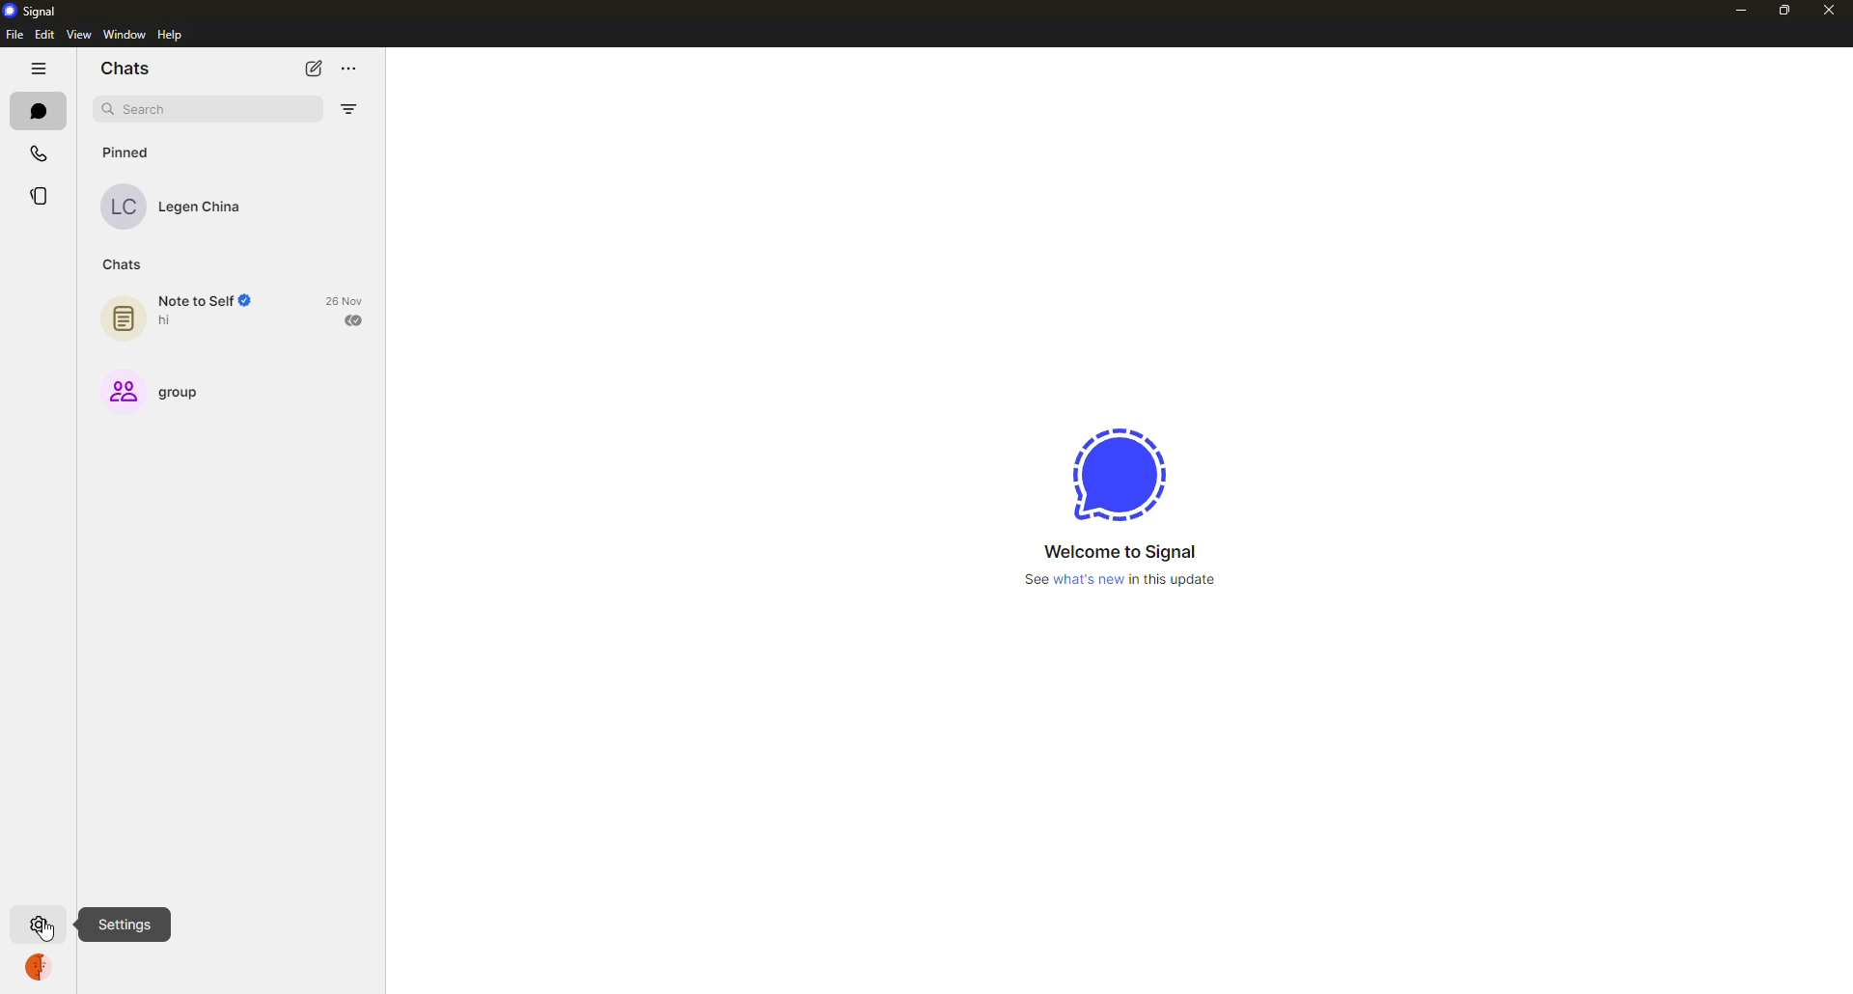 This screenshot has height=994, width=1853. What do you see at coordinates (1828, 9) in the screenshot?
I see `close` at bounding box center [1828, 9].